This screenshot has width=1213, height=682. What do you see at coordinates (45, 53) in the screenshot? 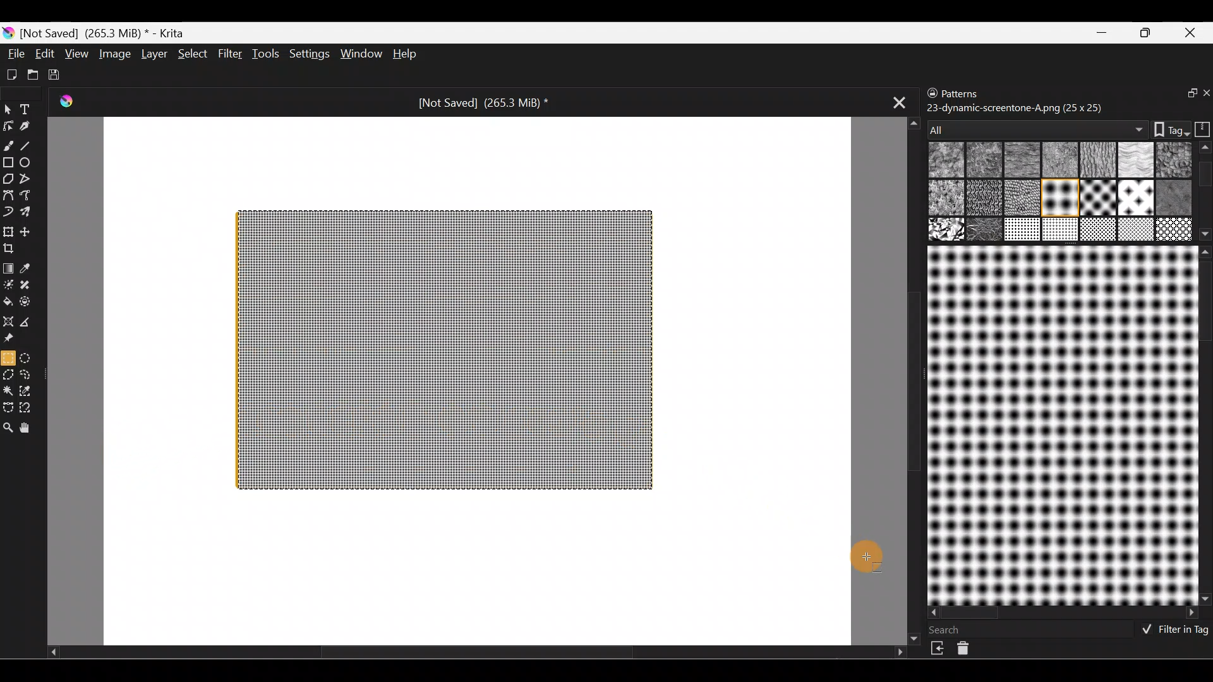
I see `Cursor on edit` at bounding box center [45, 53].